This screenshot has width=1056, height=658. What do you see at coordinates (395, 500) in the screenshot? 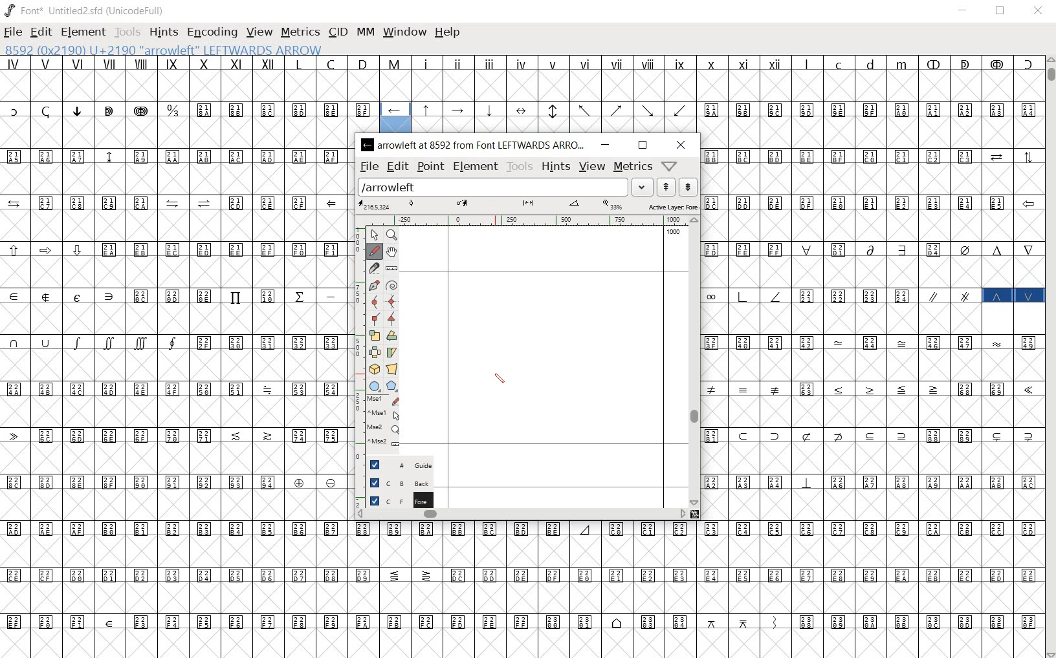
I see `foreground layer` at bounding box center [395, 500].